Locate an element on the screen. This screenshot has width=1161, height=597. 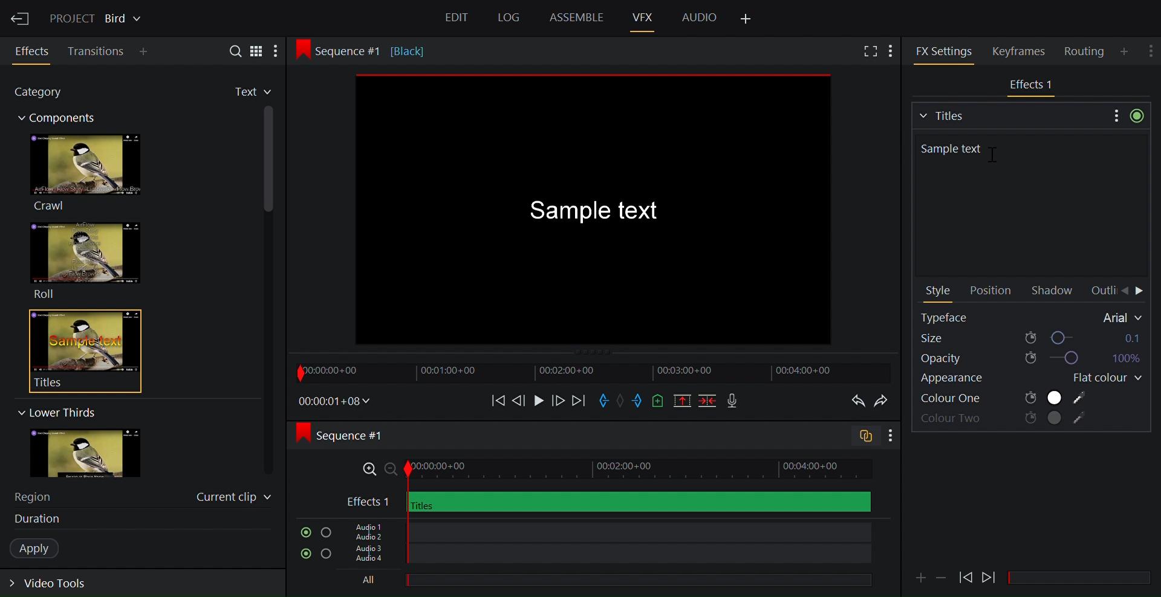
Mute/Unmute is located at coordinates (303, 532).